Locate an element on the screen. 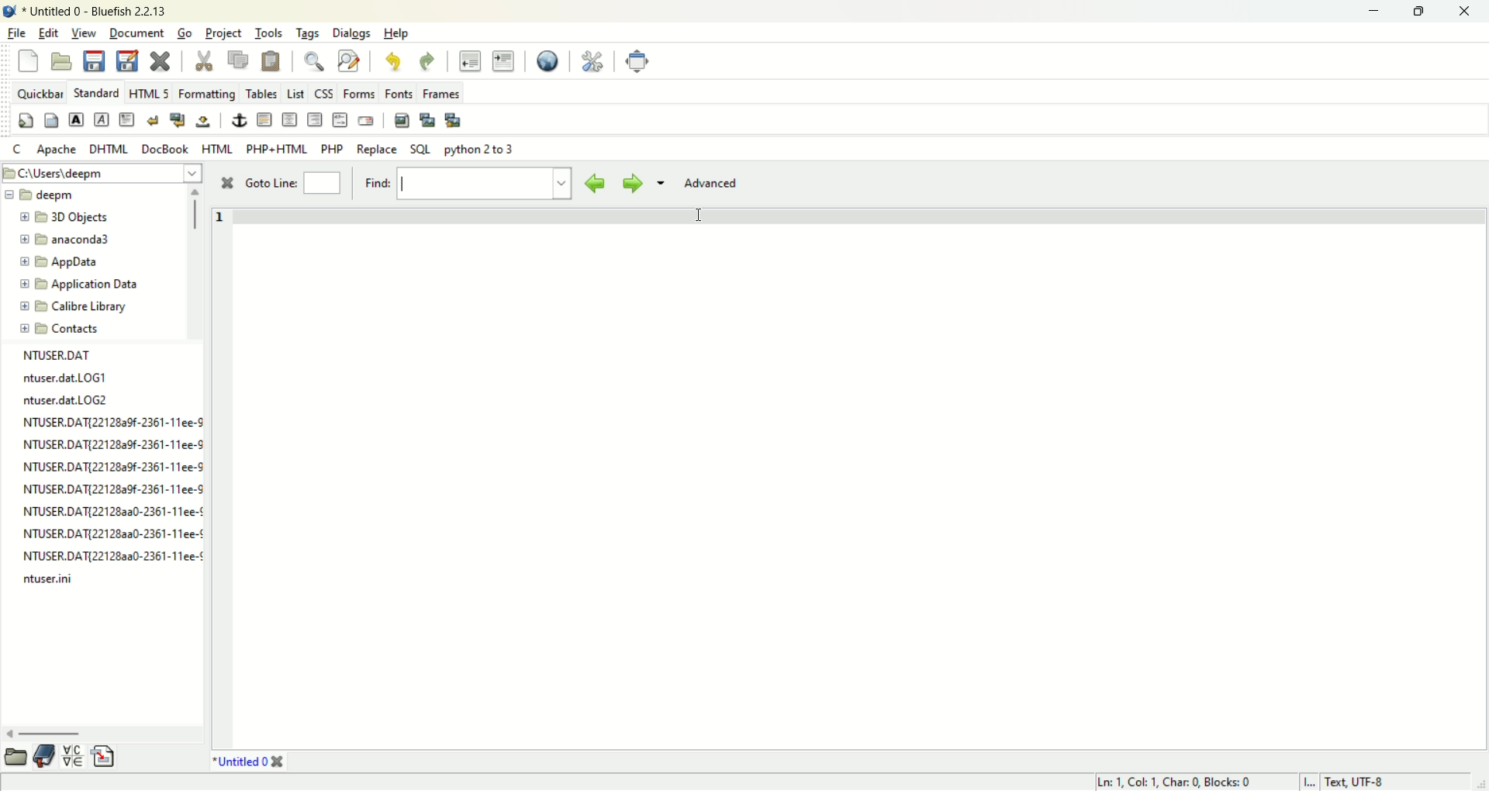 Image resolution: width=1489 pixels, height=791 pixels. show find bar is located at coordinates (315, 60).